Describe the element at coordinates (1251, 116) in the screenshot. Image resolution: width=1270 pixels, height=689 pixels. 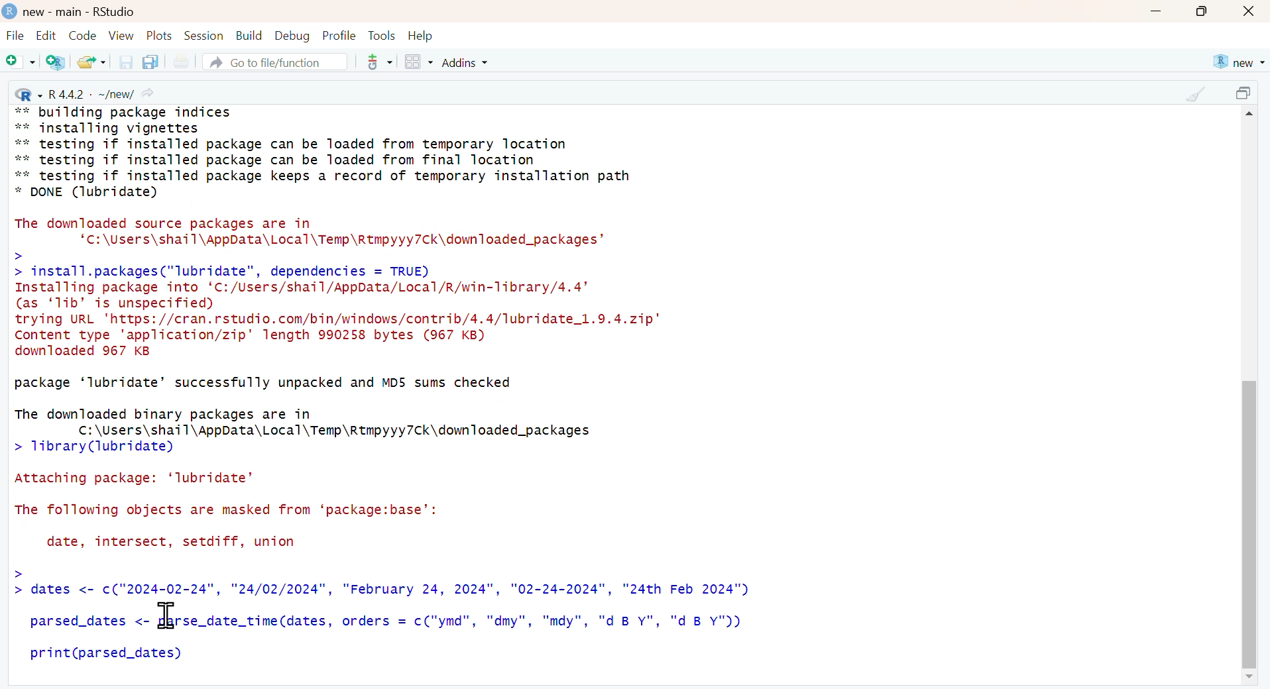
I see `scroll up` at that location.